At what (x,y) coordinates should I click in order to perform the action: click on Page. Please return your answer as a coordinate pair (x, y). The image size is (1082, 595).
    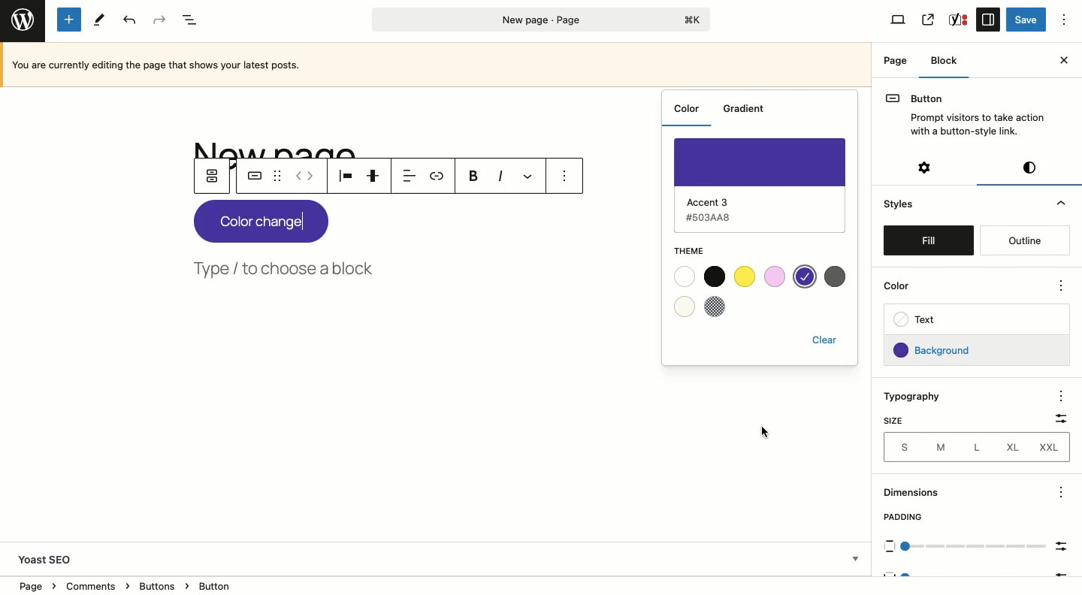
    Looking at the image, I should click on (542, 20).